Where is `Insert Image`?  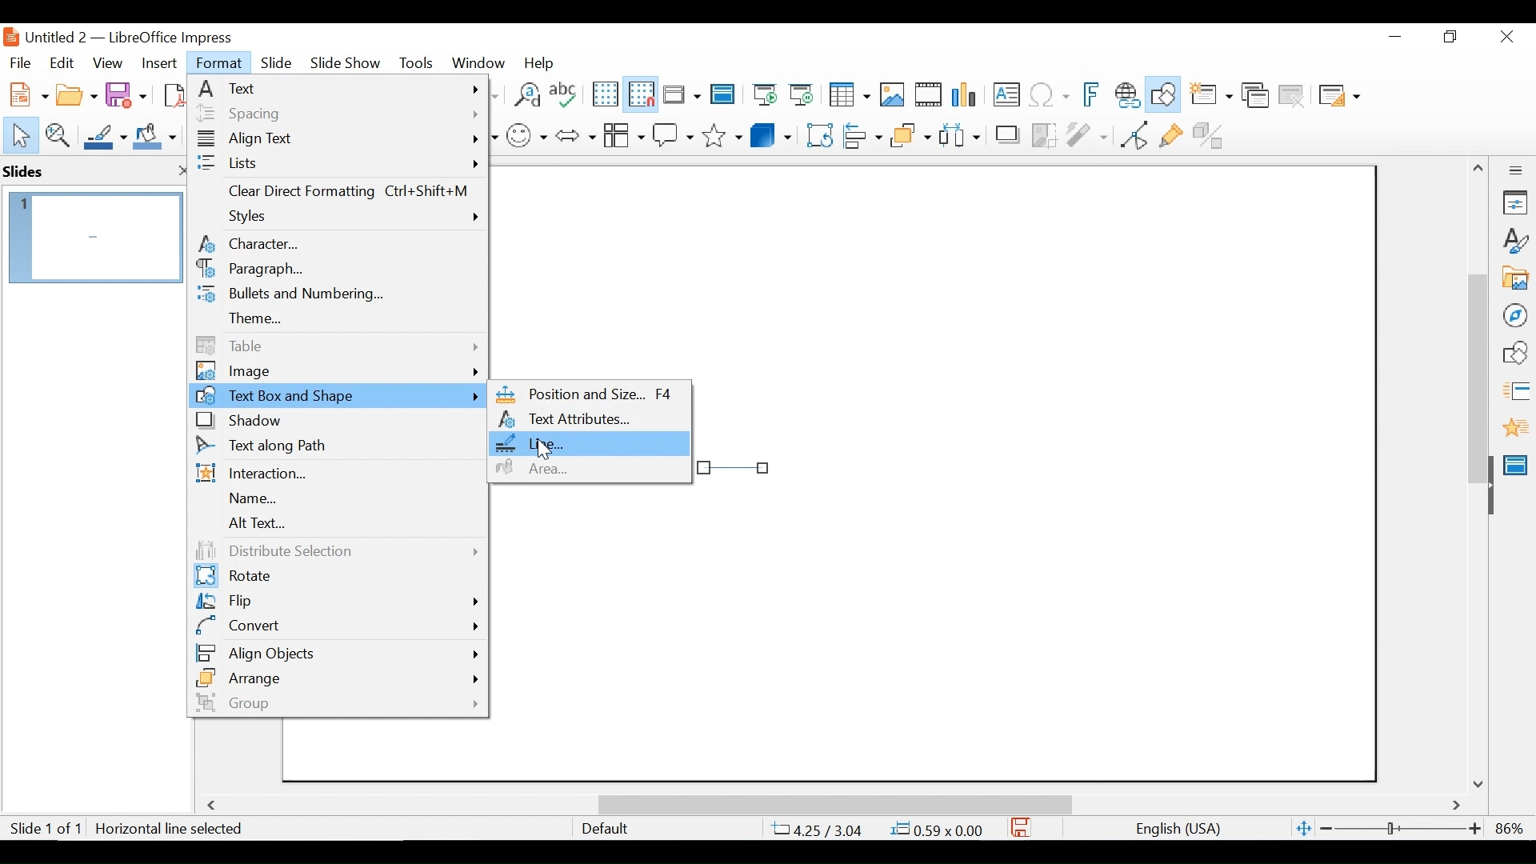
Insert Image is located at coordinates (891, 95).